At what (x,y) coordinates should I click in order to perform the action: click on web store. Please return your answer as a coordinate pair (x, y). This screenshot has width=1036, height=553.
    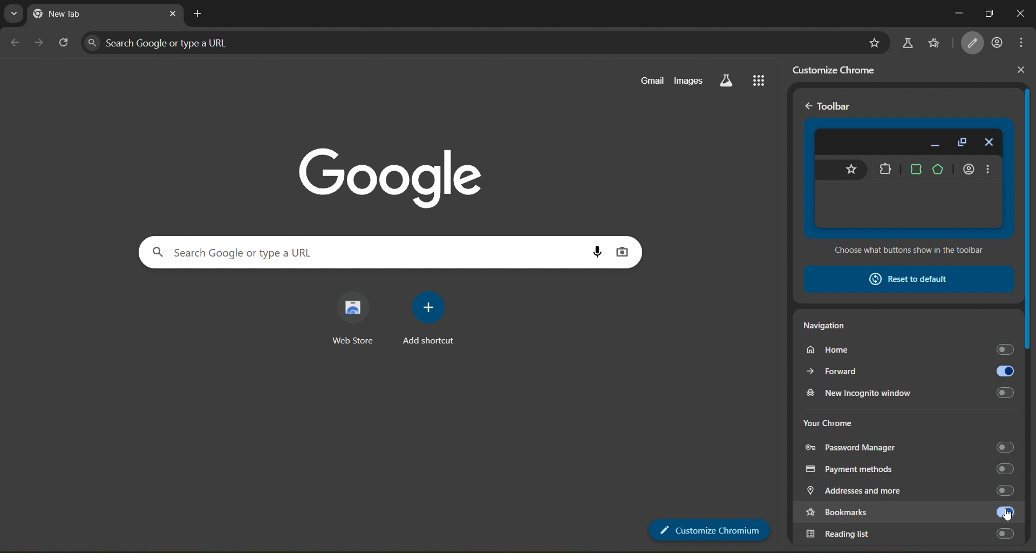
    Looking at the image, I should click on (353, 317).